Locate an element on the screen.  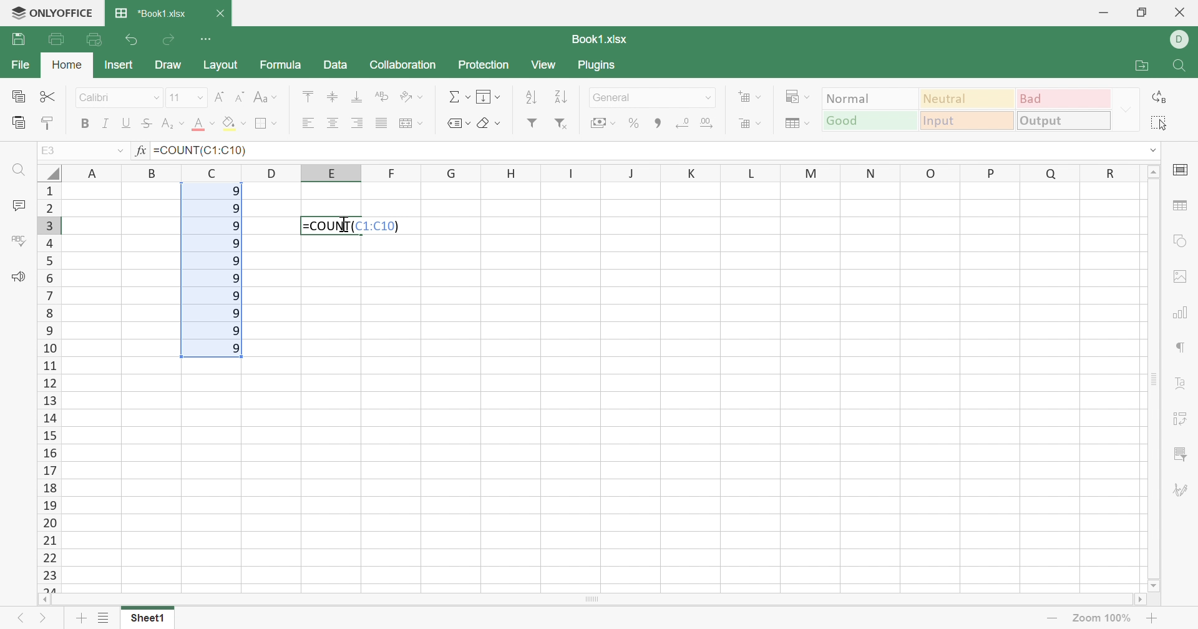
Customize Quick Access Toolbar is located at coordinates (205, 38).